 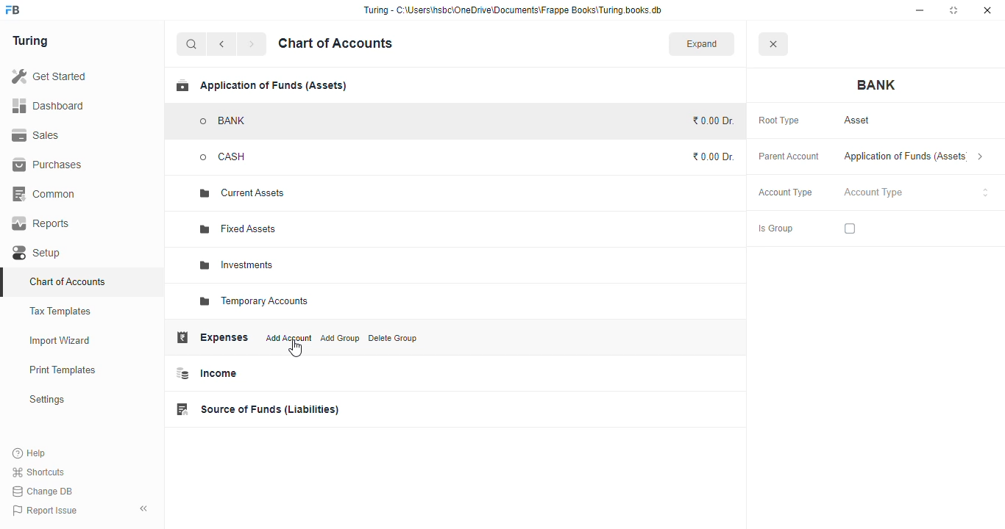 I want to click on chart of accounts, so click(x=335, y=43).